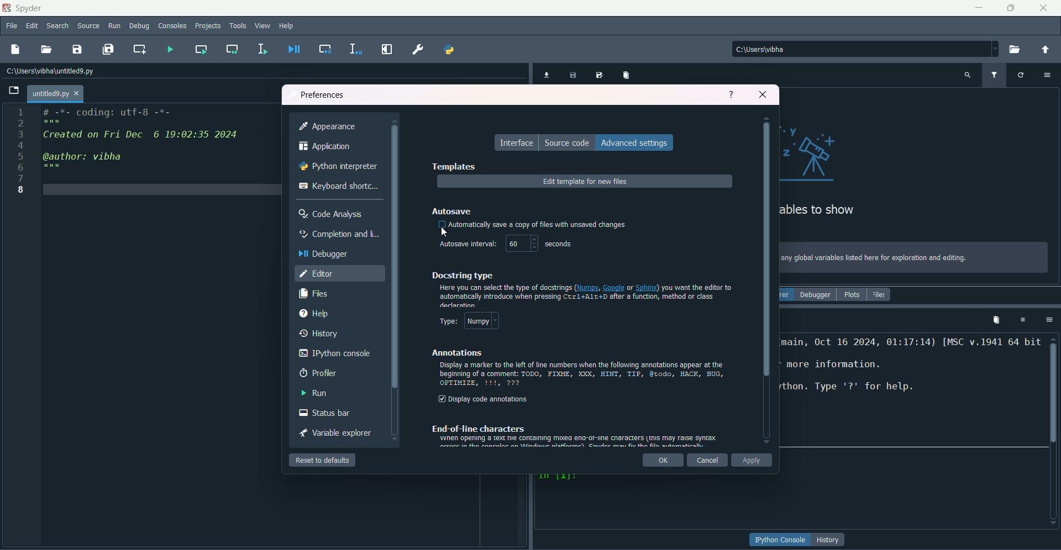 This screenshot has width=1061, height=550. What do you see at coordinates (583, 376) in the screenshot?
I see `text` at bounding box center [583, 376].